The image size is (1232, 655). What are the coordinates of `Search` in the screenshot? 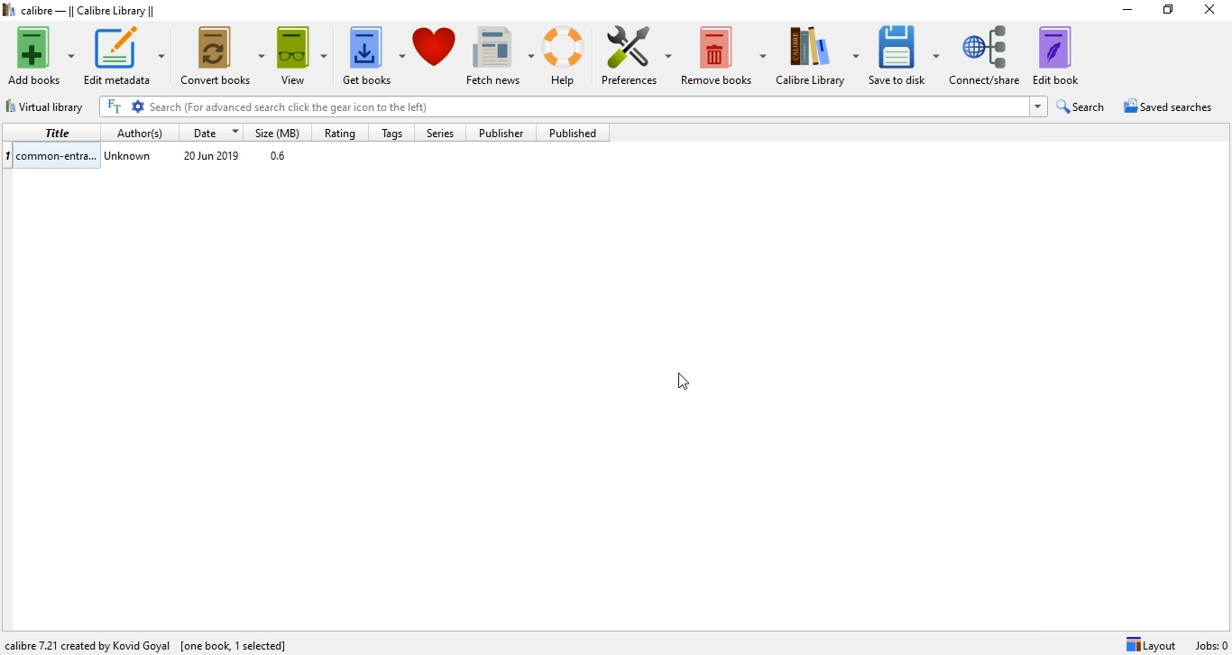 It's located at (1083, 106).